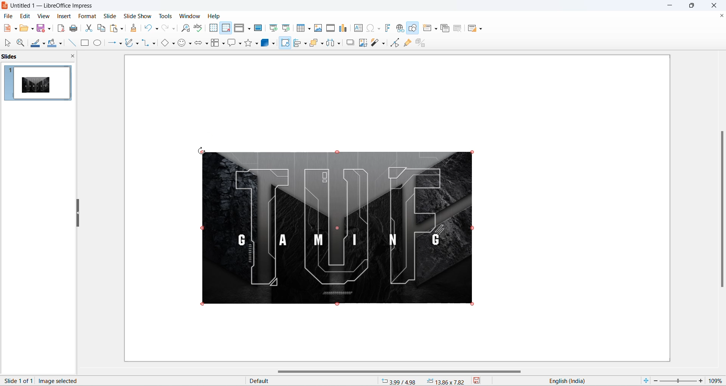  I want to click on slide show, so click(139, 15).